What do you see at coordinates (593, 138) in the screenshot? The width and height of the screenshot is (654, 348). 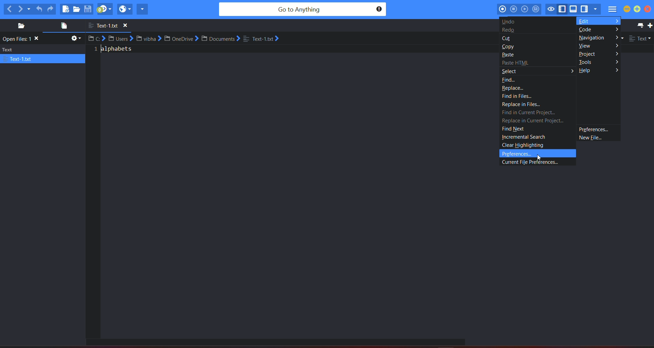 I see `new file` at bounding box center [593, 138].